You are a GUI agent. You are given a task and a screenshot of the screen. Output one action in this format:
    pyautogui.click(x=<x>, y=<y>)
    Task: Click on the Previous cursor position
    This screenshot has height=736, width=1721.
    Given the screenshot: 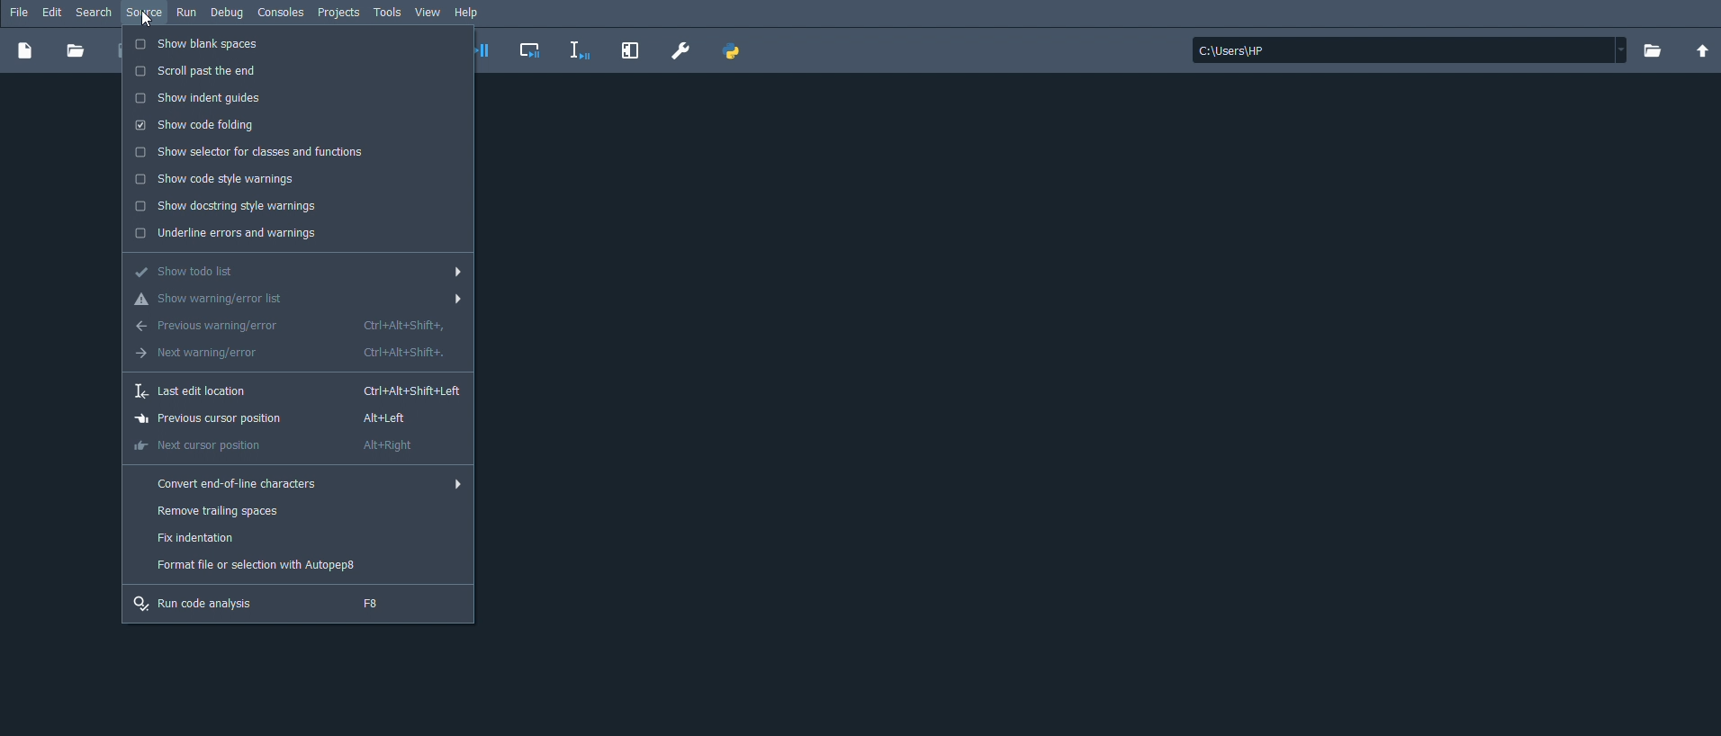 What is the action you would take?
    pyautogui.click(x=274, y=418)
    